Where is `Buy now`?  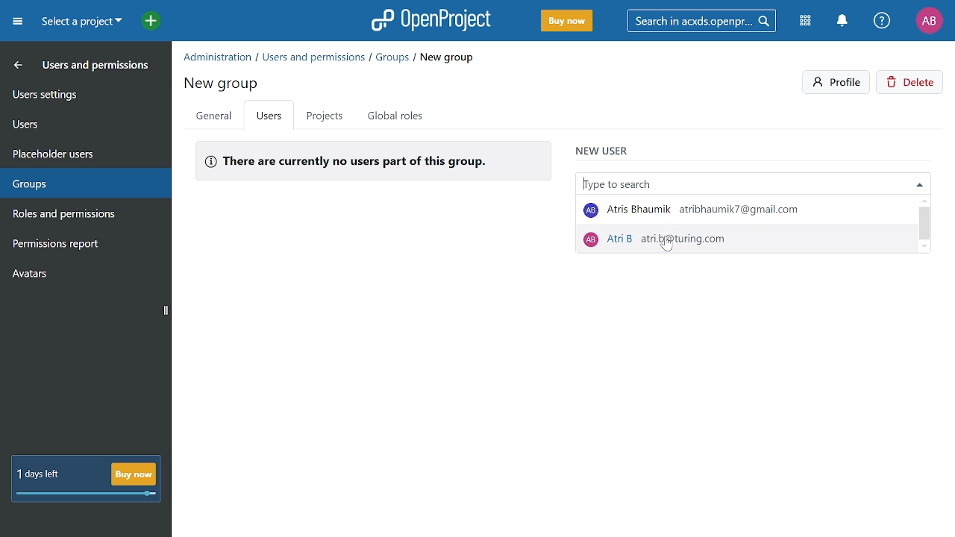 Buy now is located at coordinates (566, 22).